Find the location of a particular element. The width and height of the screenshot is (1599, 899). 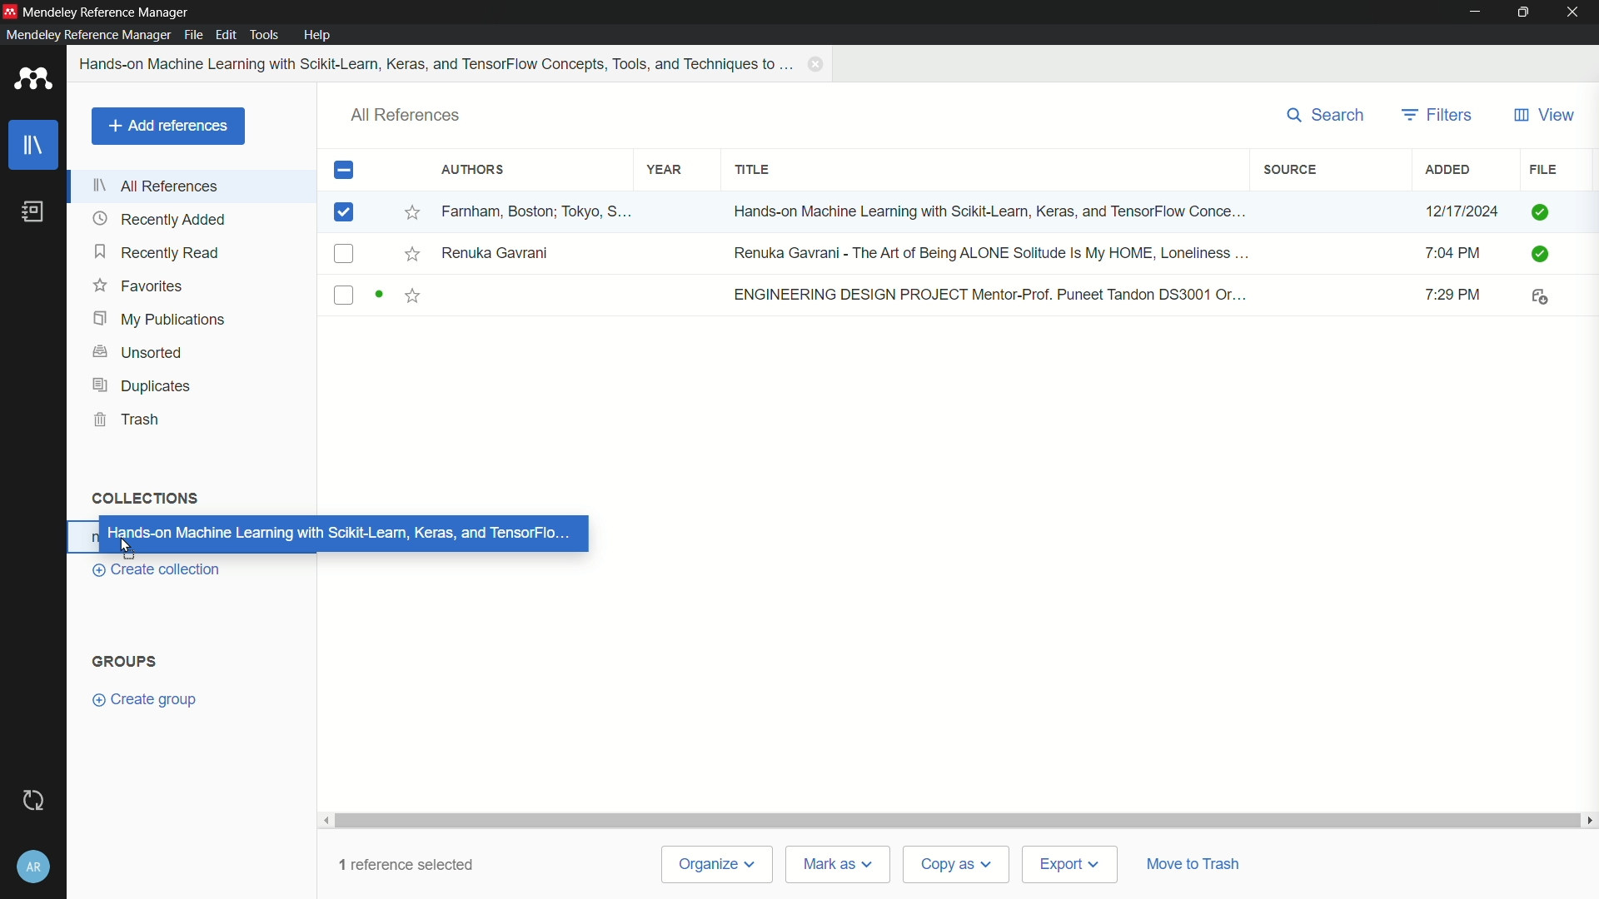

close is located at coordinates (1577, 12).